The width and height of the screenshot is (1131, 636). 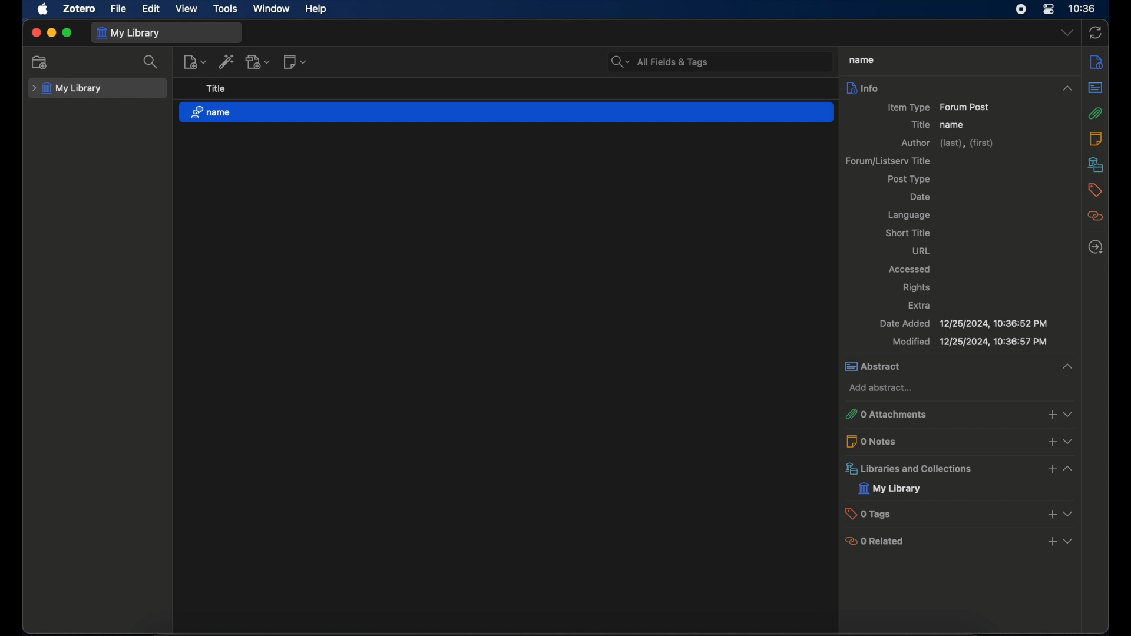 What do you see at coordinates (51, 33) in the screenshot?
I see `minimize` at bounding box center [51, 33].